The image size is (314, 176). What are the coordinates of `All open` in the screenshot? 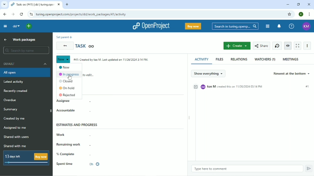 It's located at (25, 73).